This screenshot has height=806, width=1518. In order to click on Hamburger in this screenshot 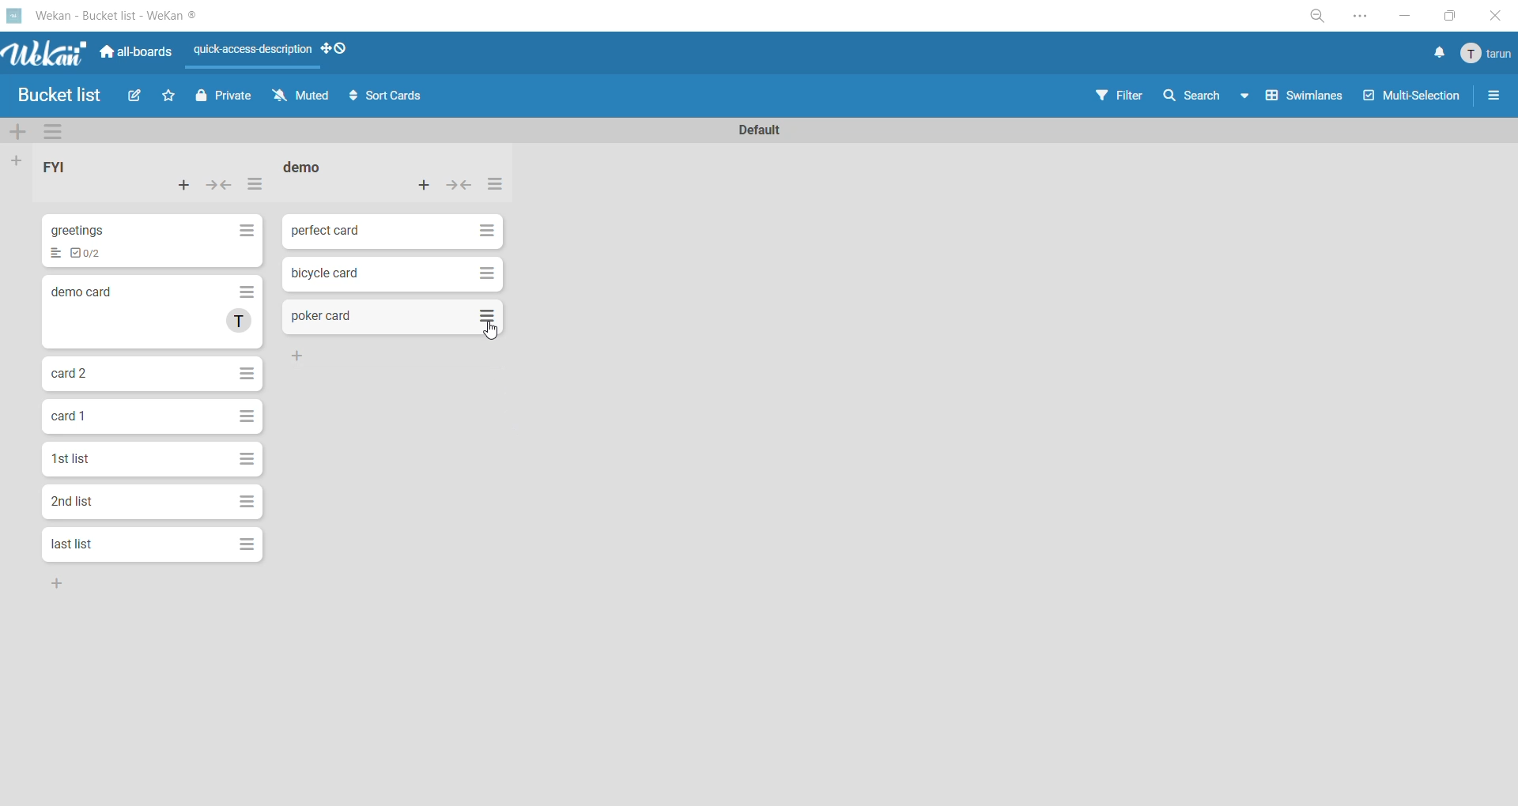, I will do `click(481, 231)`.